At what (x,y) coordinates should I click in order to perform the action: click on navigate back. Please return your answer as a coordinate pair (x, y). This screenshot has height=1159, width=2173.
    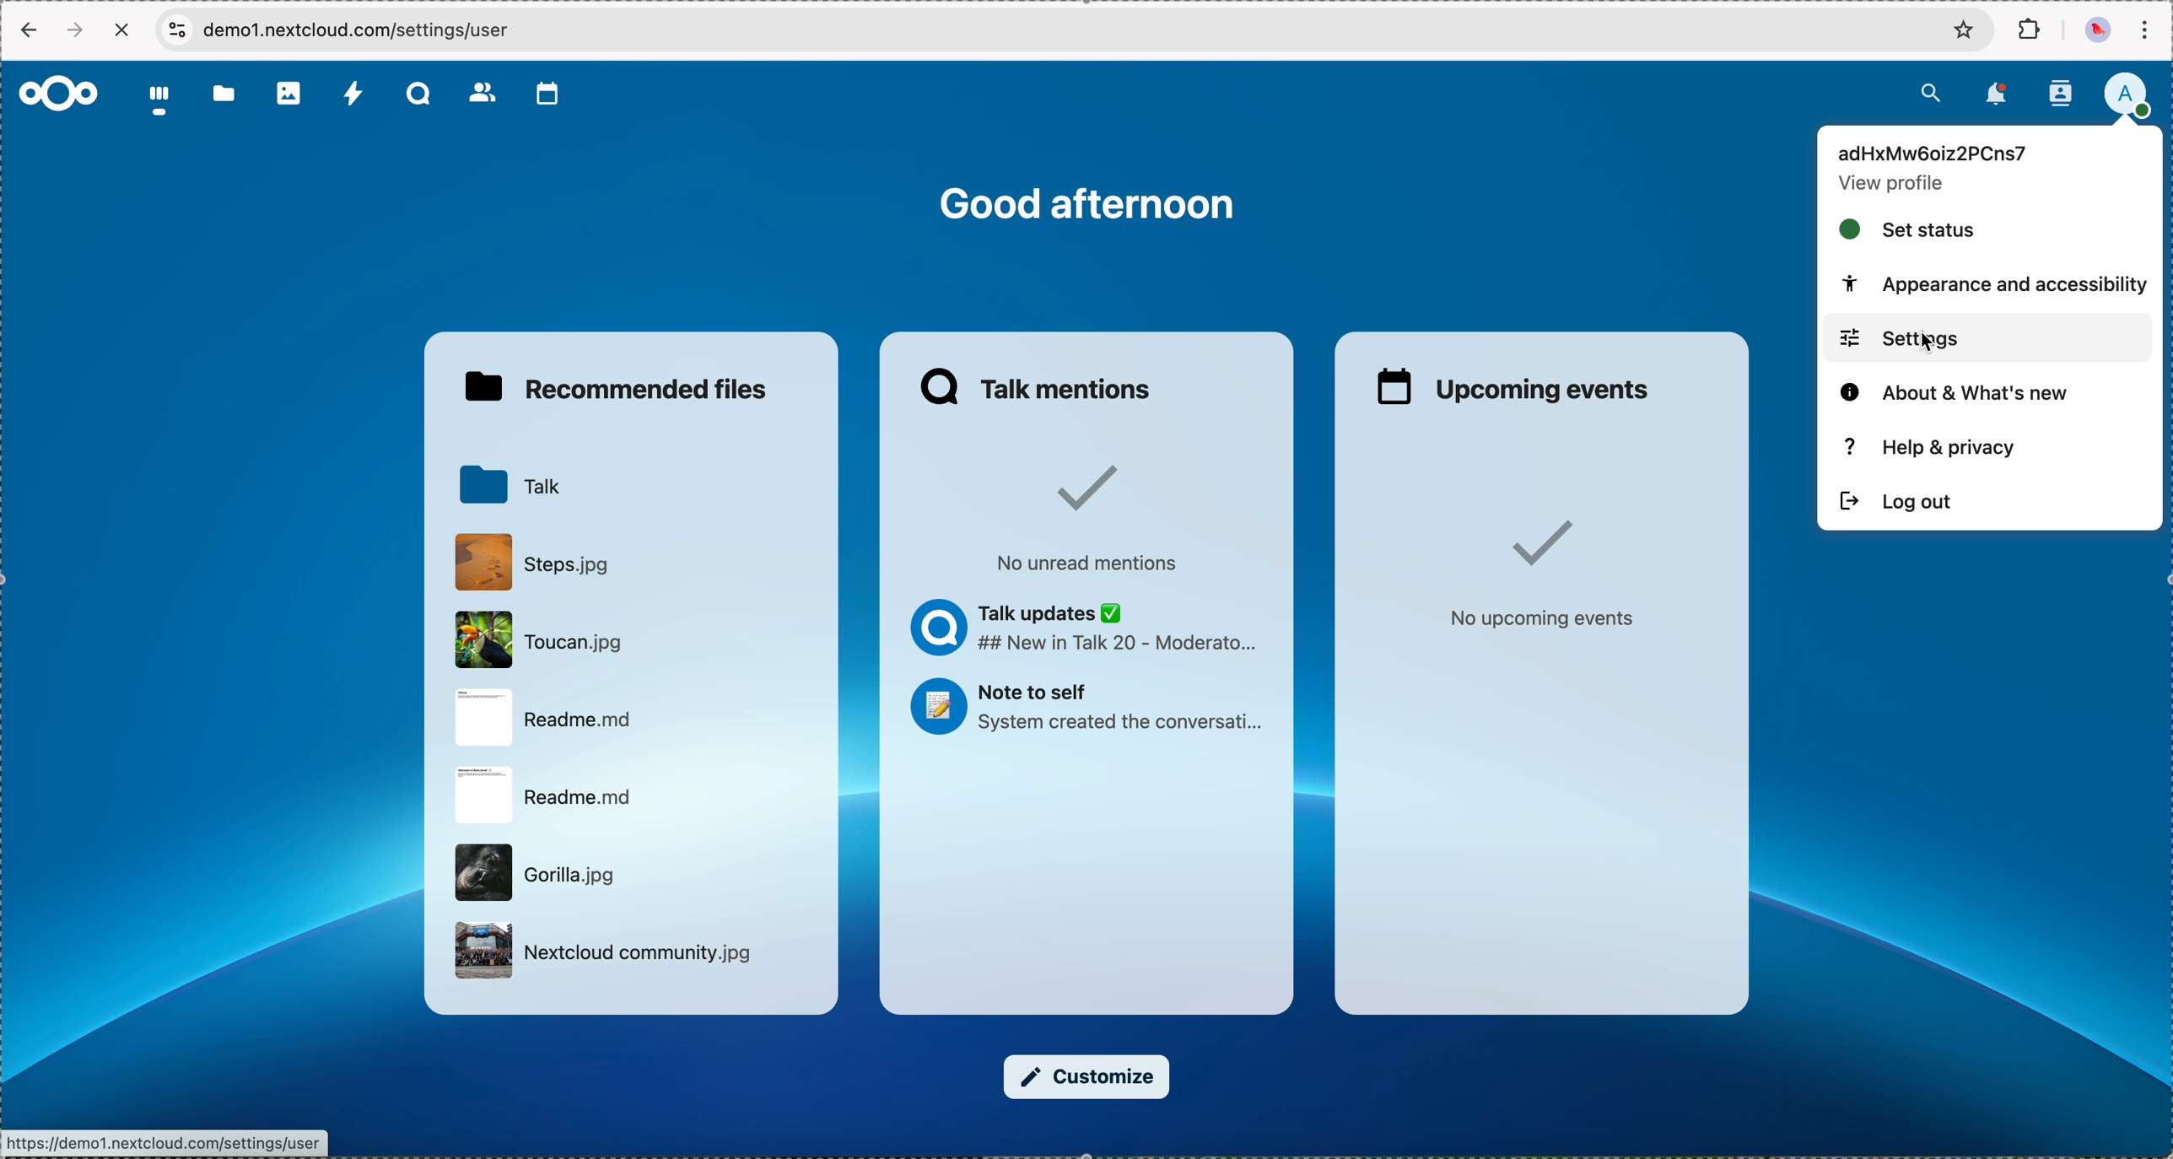
    Looking at the image, I should click on (26, 33).